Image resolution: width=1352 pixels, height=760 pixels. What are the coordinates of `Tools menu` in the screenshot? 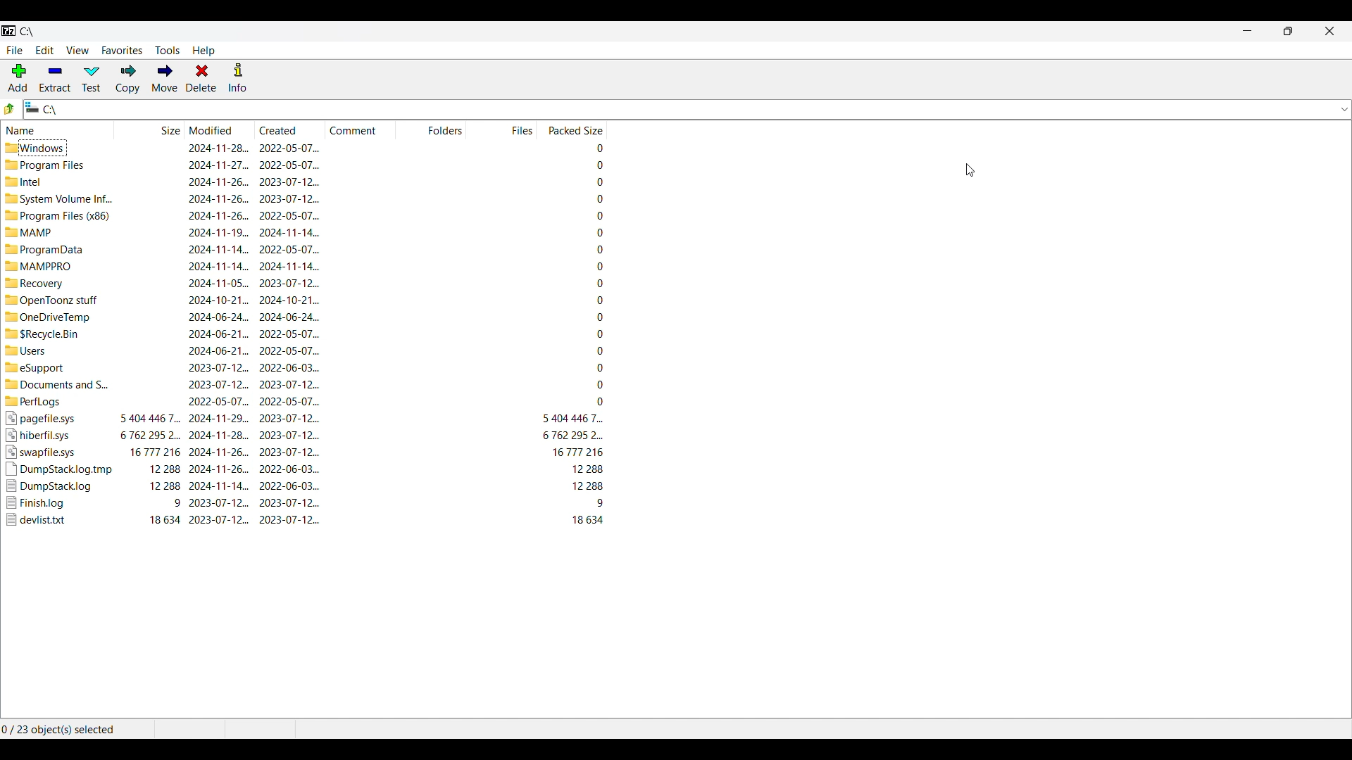 It's located at (168, 51).